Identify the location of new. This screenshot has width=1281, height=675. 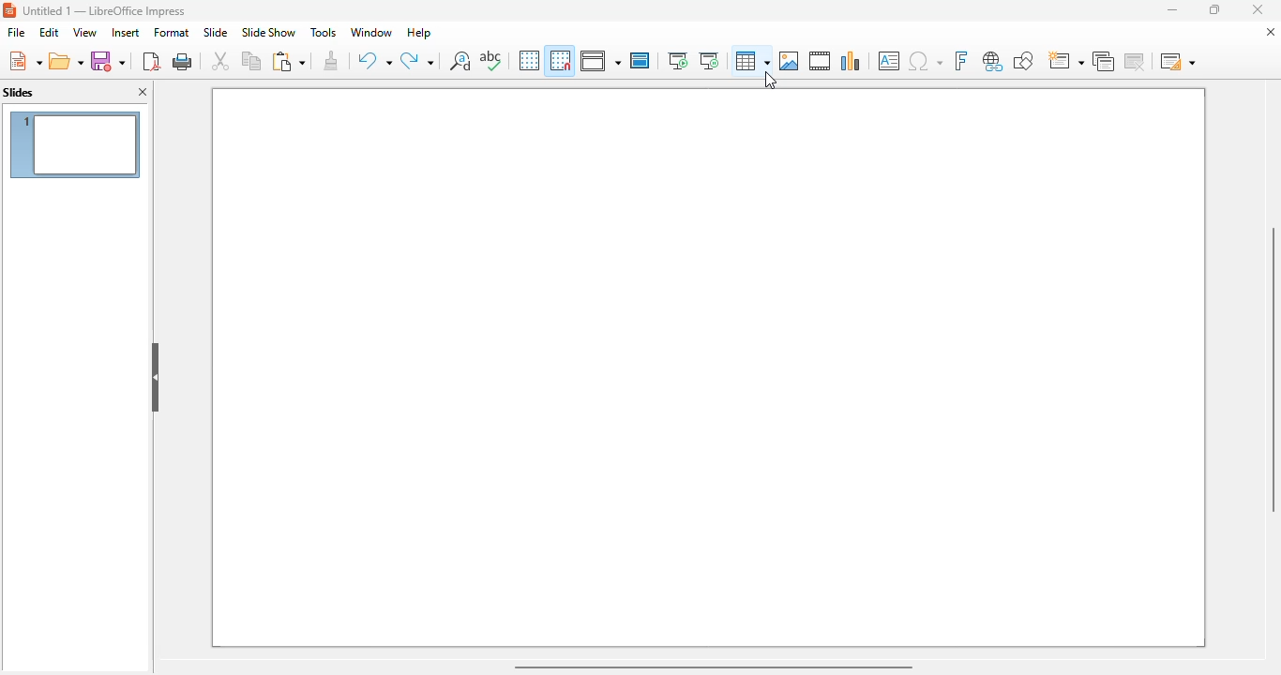
(24, 61).